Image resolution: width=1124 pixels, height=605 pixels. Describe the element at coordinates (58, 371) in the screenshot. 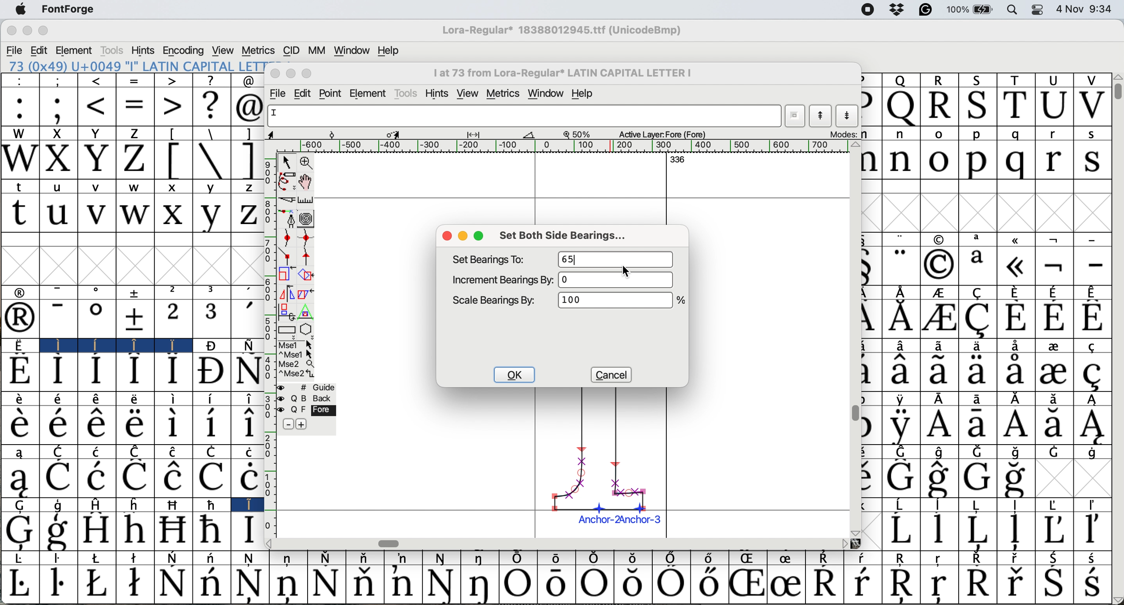

I see `Symbol` at that location.